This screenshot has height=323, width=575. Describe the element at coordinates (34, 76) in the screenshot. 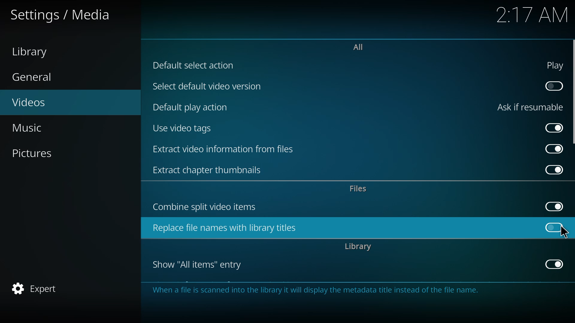

I see `general` at that location.